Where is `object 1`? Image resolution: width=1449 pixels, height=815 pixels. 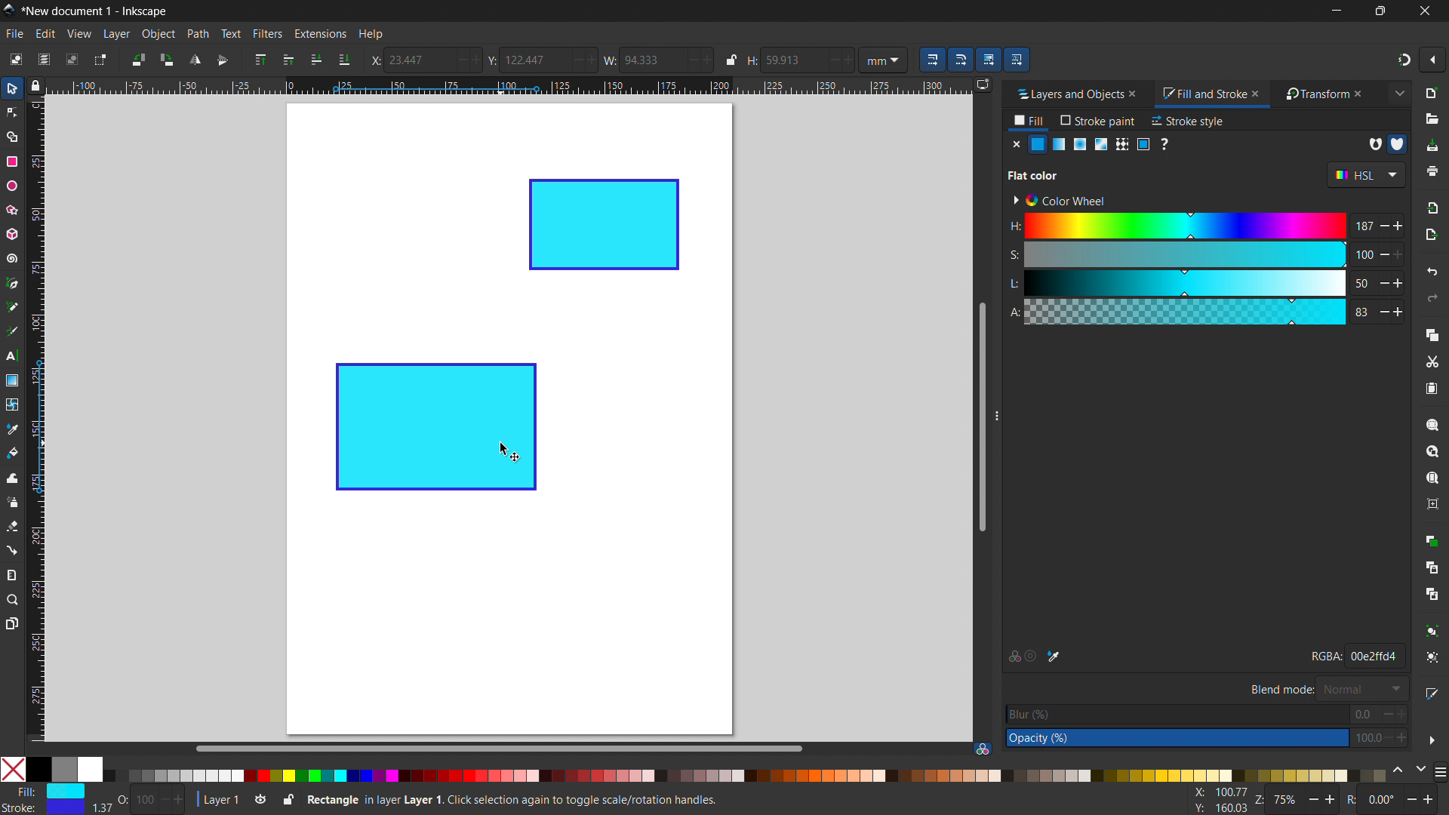
object 1 is located at coordinates (433, 427).